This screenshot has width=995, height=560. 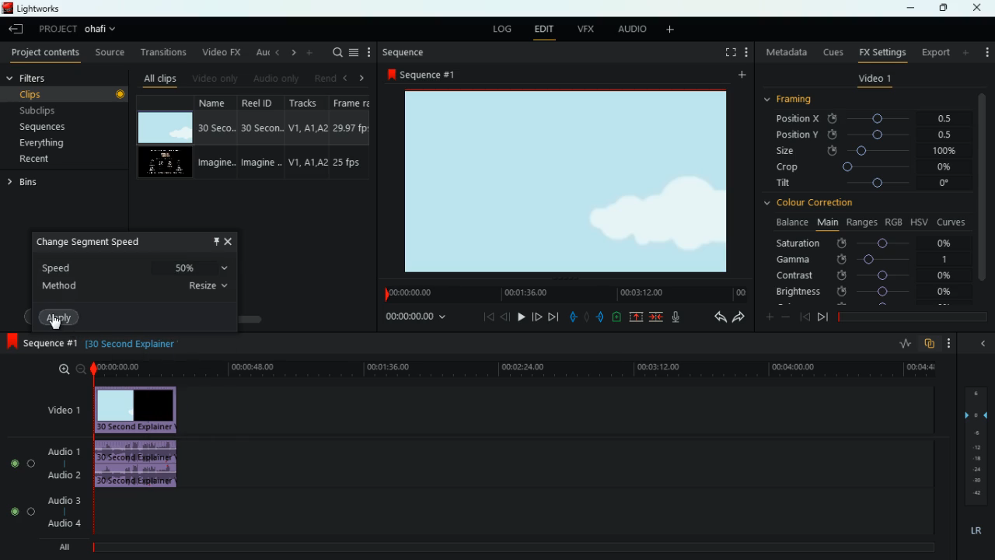 I want to click on method, so click(x=134, y=286).